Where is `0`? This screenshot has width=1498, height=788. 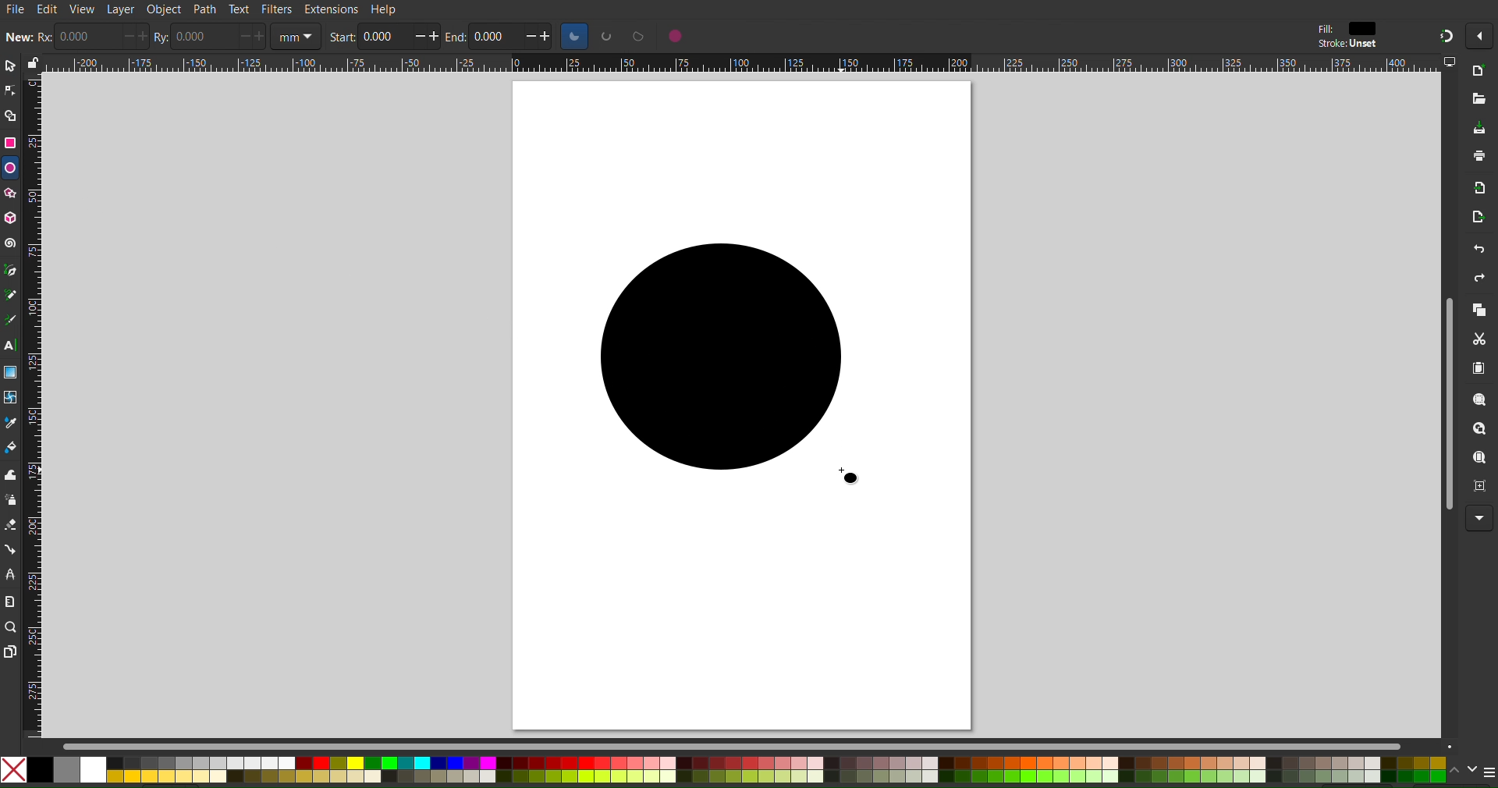 0 is located at coordinates (84, 35).